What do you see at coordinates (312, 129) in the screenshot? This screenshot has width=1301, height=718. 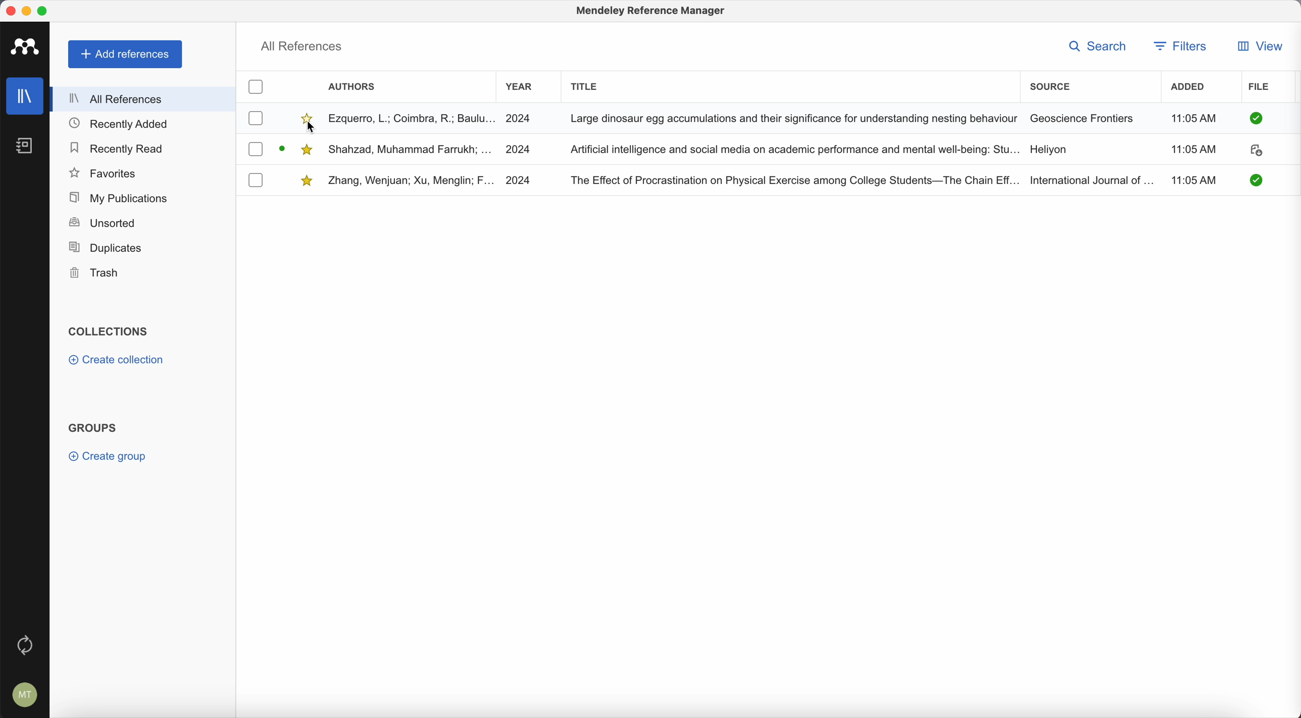 I see `cursor` at bounding box center [312, 129].